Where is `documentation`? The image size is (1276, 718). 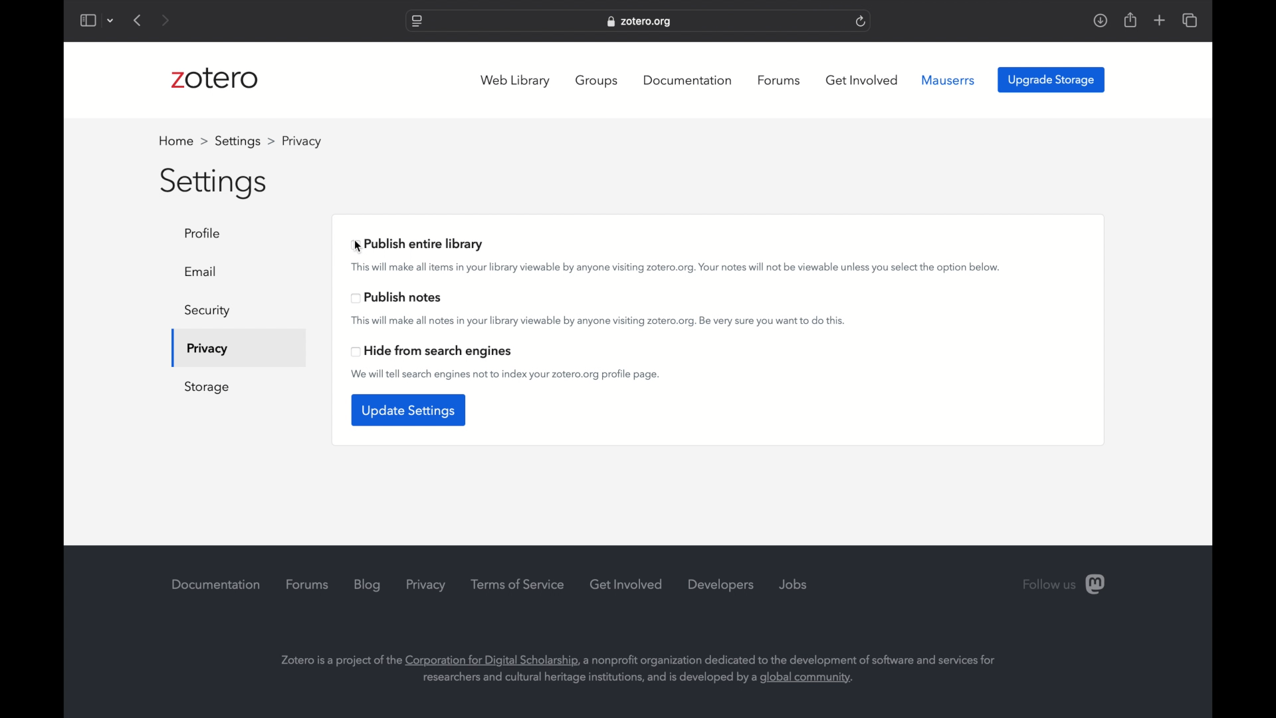 documentation is located at coordinates (687, 80).